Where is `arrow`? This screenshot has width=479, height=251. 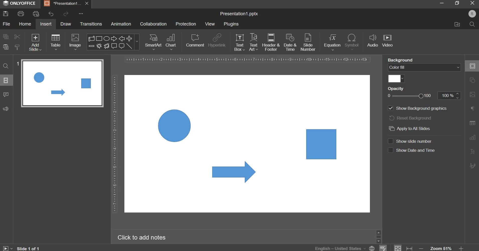
arrow is located at coordinates (234, 171).